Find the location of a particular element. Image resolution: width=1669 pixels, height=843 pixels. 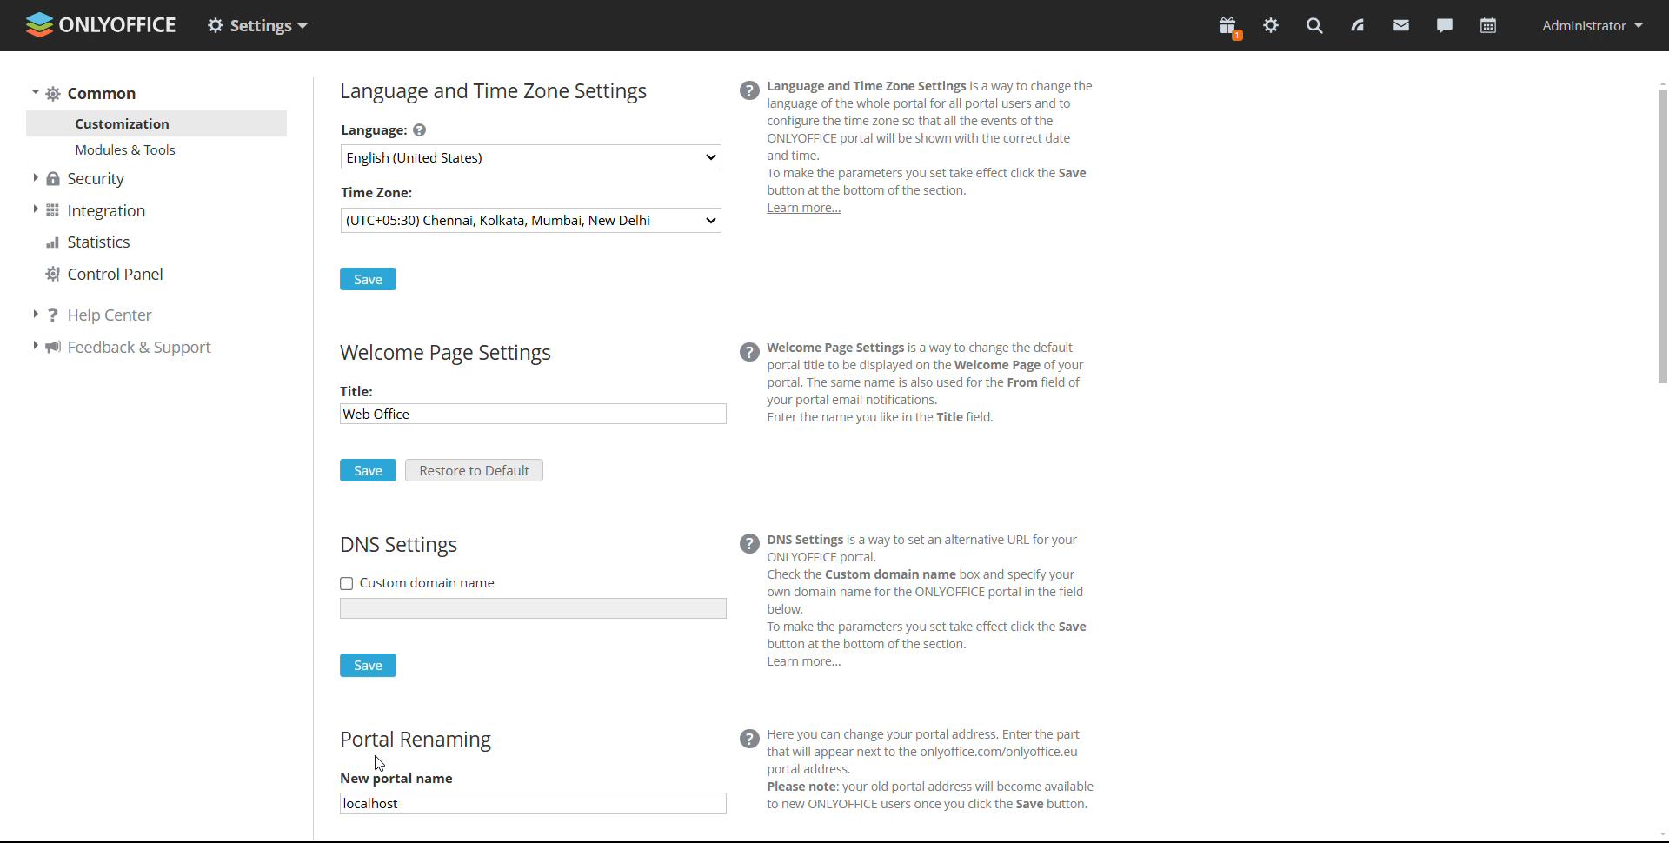

present is located at coordinates (1228, 29).